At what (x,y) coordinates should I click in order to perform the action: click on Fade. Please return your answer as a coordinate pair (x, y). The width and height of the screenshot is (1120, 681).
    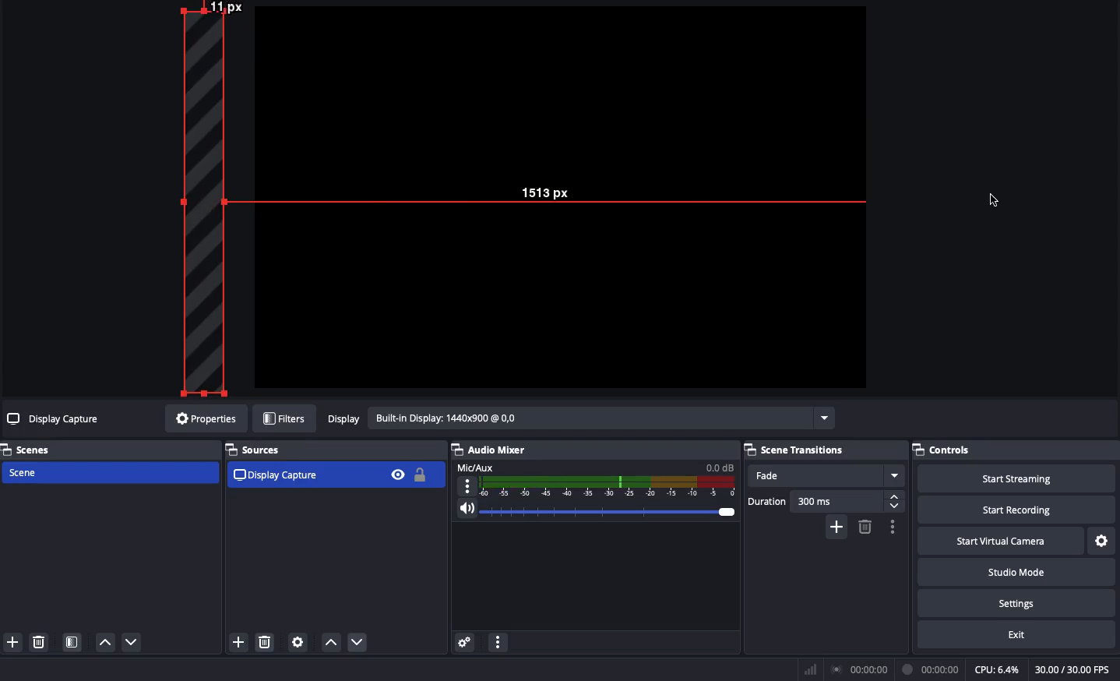
    Looking at the image, I should click on (826, 476).